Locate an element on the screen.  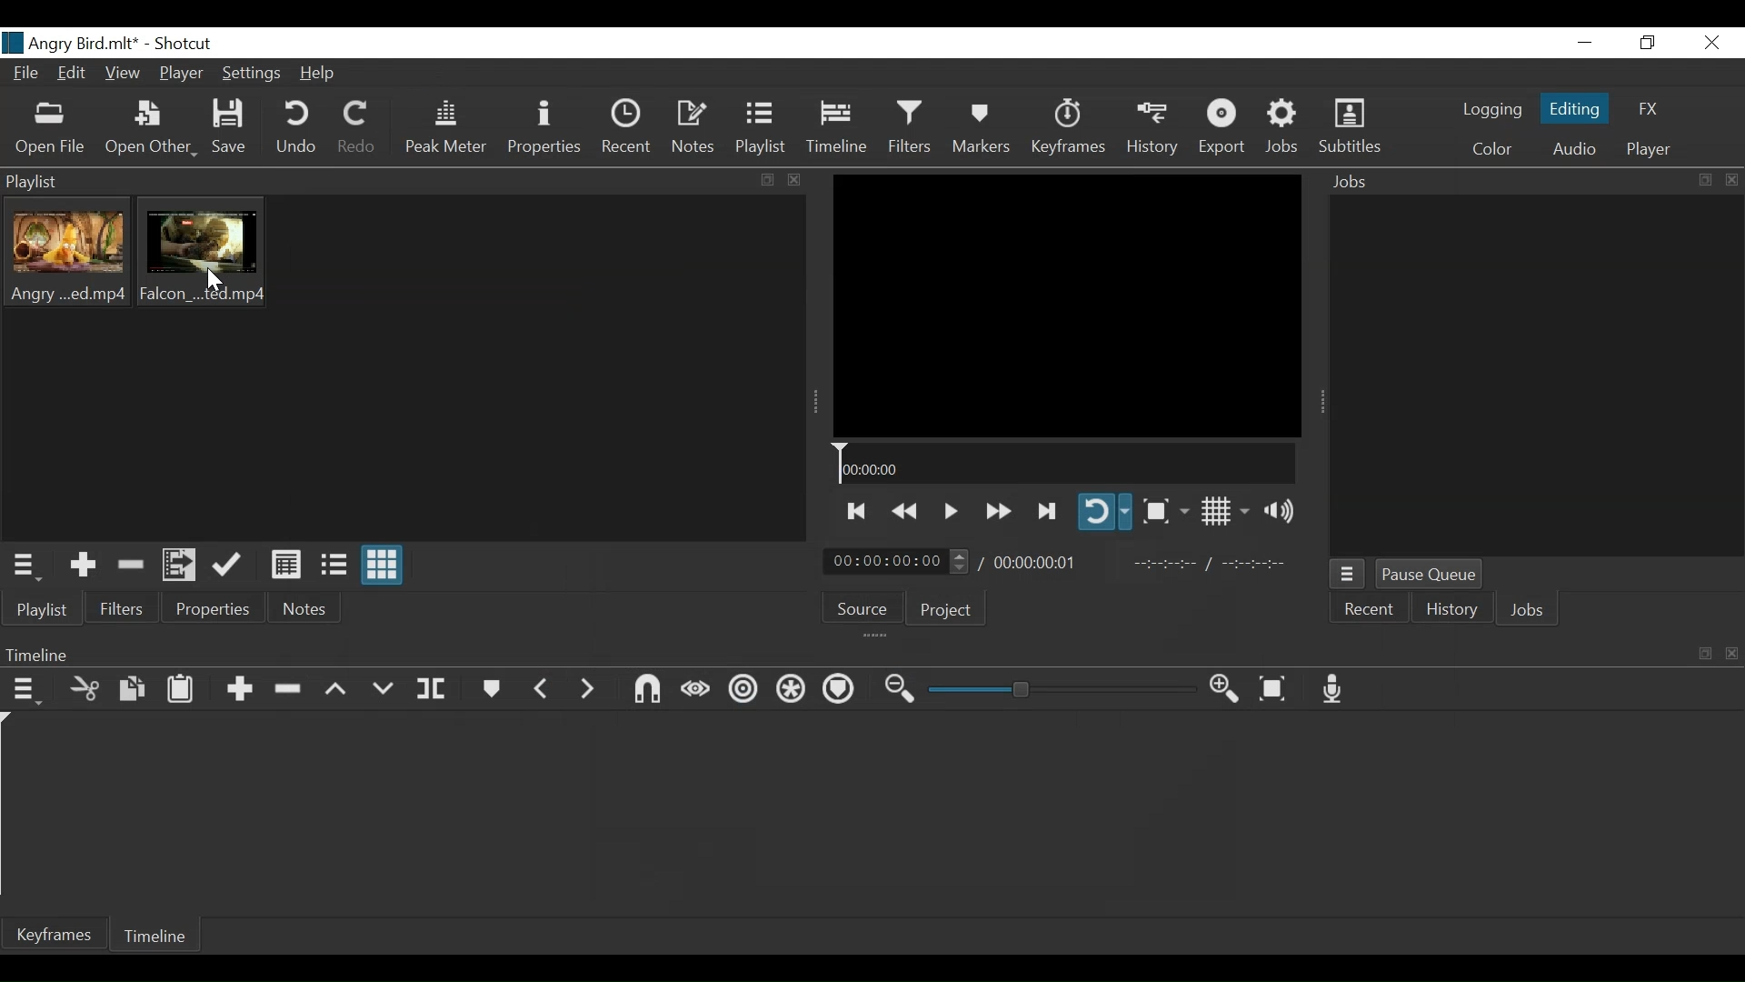
Project is located at coordinates (946, 609).